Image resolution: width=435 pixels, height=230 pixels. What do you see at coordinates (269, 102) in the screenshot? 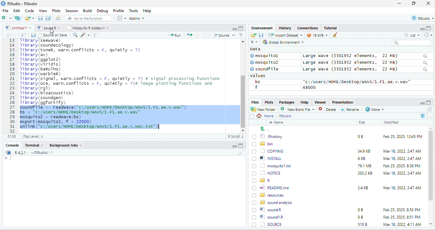
I see `Plots` at bounding box center [269, 102].